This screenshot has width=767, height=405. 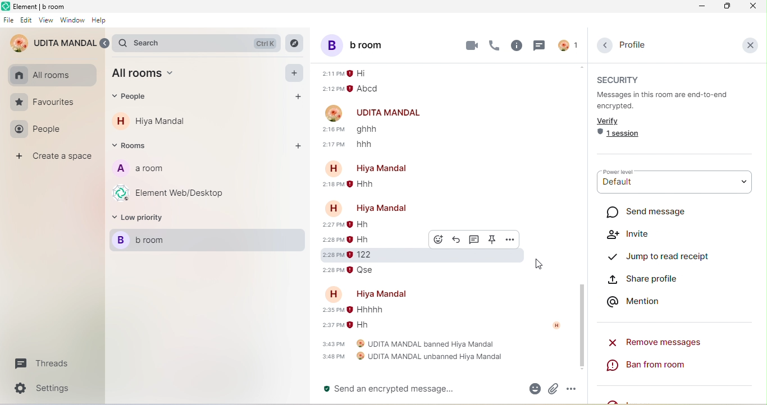 What do you see at coordinates (43, 75) in the screenshot?
I see `all rooms` at bounding box center [43, 75].